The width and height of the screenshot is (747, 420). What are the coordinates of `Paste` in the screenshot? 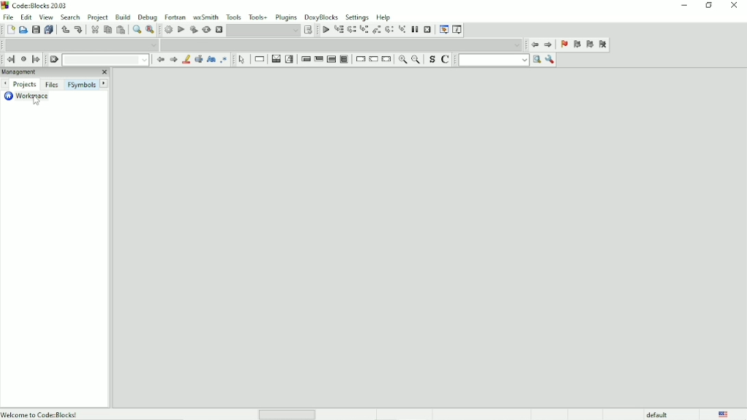 It's located at (120, 30).